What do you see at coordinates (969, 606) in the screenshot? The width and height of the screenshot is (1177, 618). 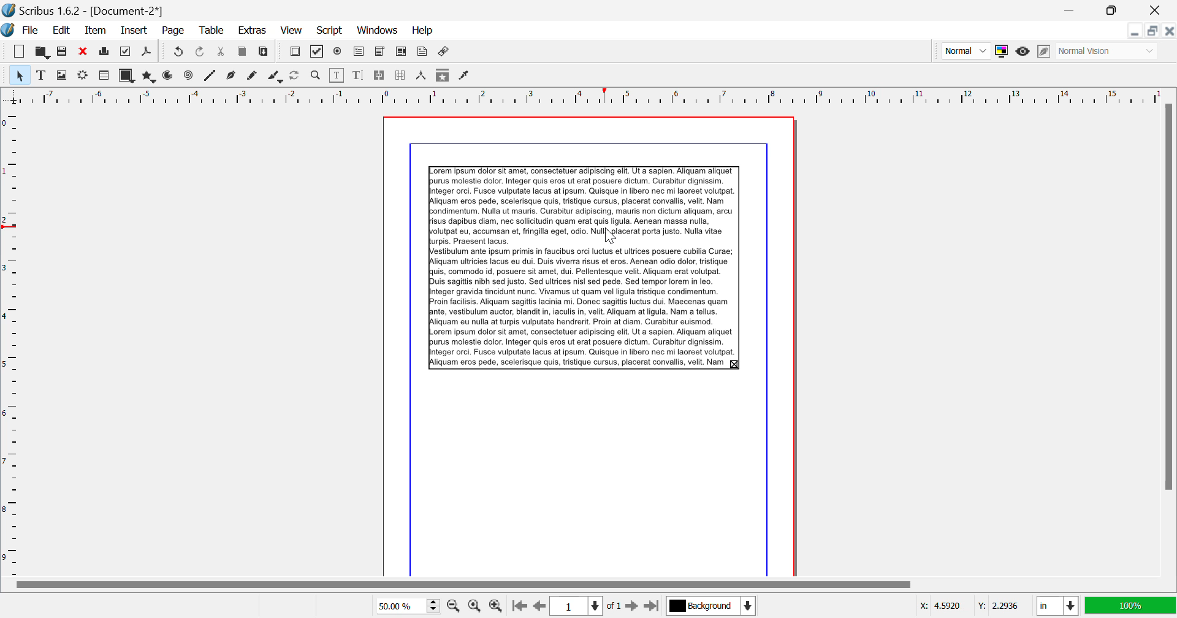 I see `Cursor Coordinates` at bounding box center [969, 606].